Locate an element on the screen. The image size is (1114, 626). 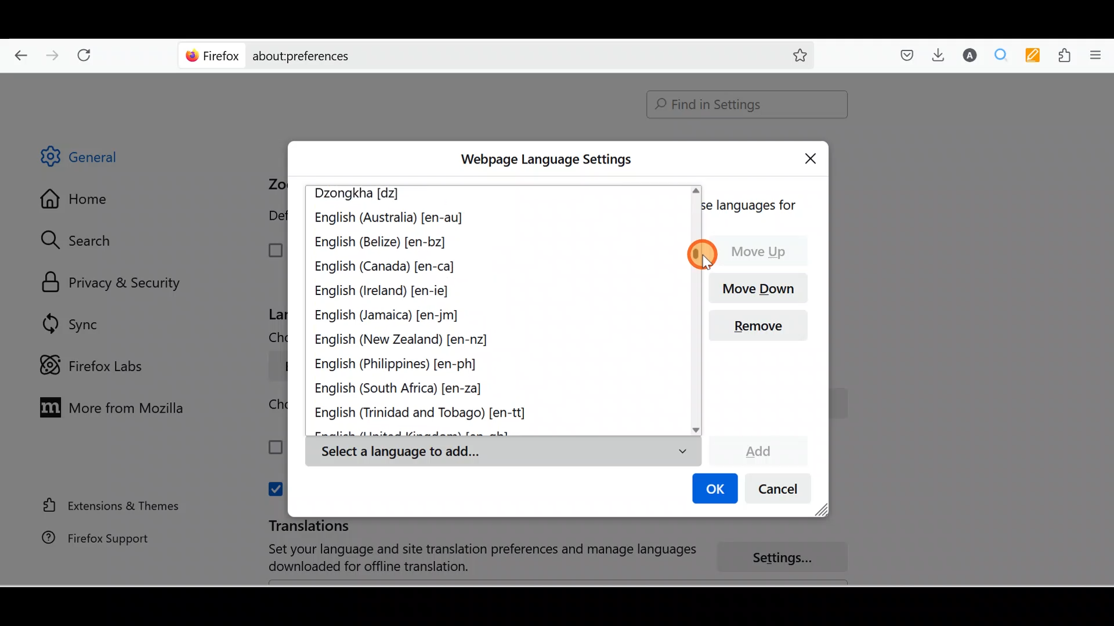
Scroll bar is located at coordinates (1106, 330).